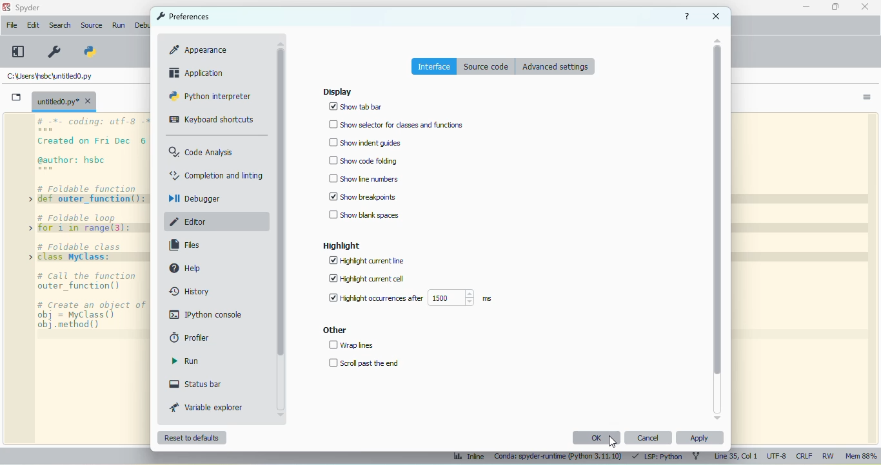  I want to click on vertical scroll bar, so click(281, 203).